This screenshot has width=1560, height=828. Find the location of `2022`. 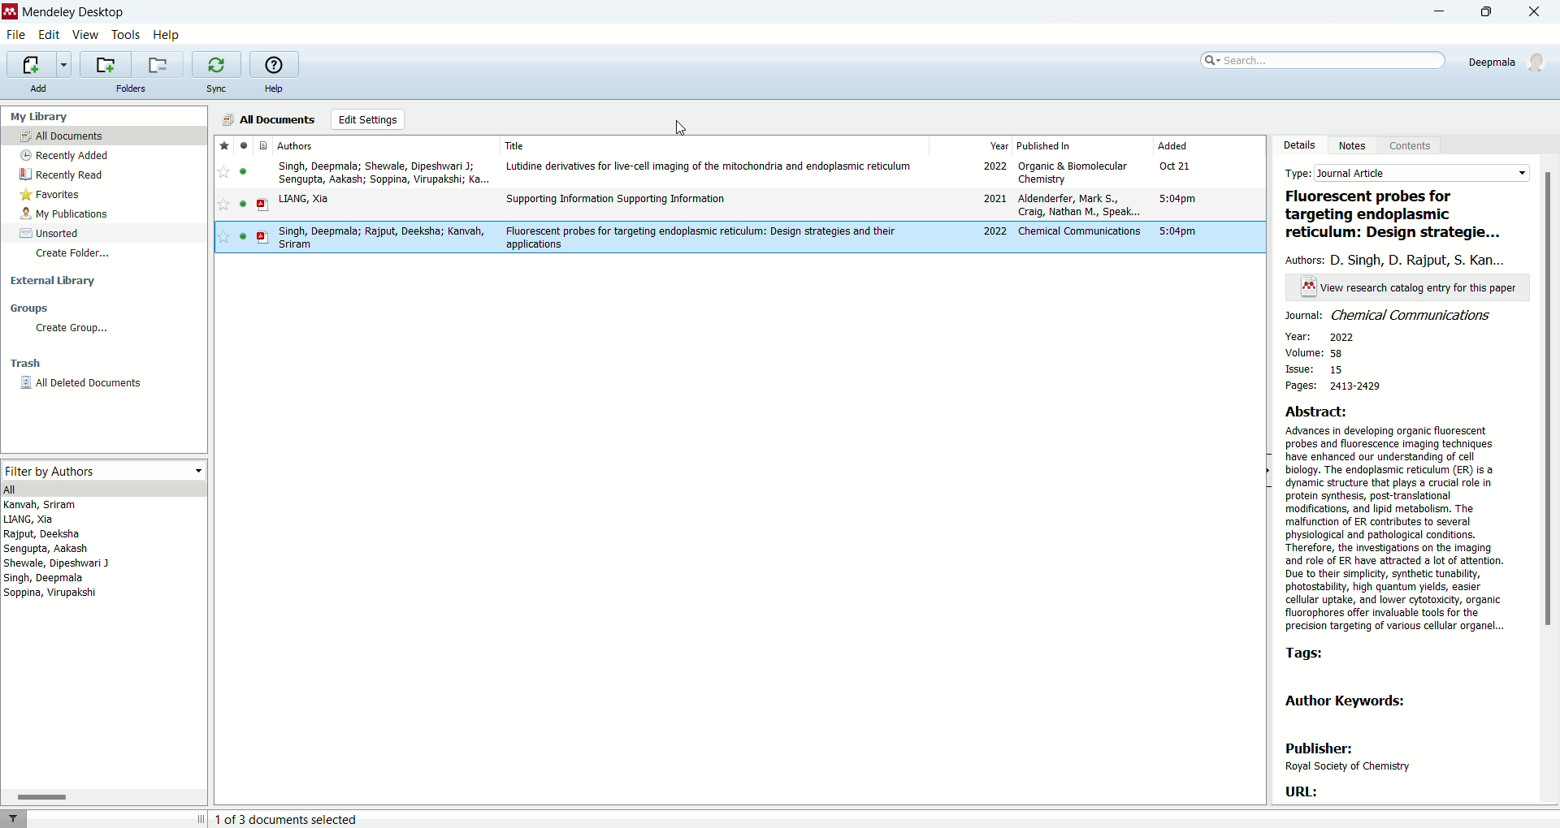

2022 is located at coordinates (995, 232).